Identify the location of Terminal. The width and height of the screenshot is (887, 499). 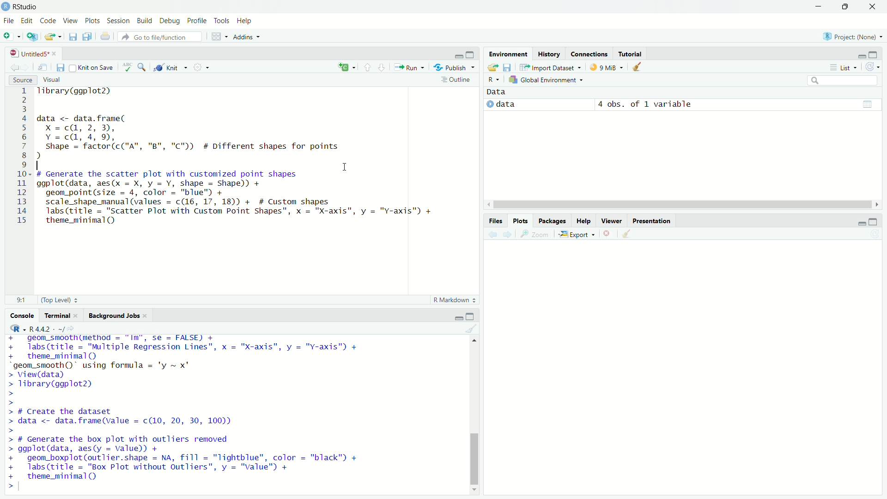
(55, 316).